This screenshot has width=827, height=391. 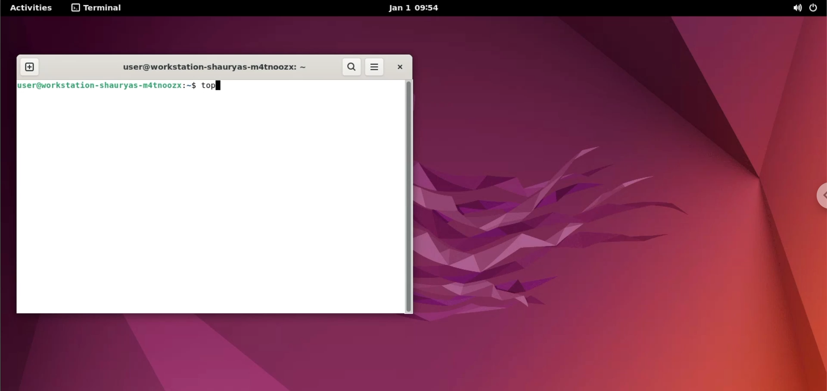 I want to click on chrome options, so click(x=819, y=195).